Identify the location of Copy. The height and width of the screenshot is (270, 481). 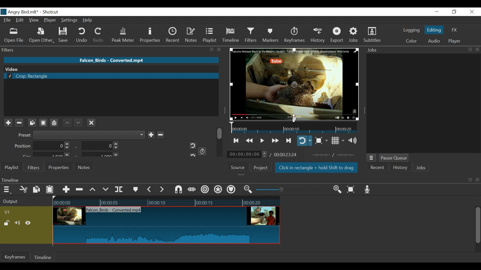
(32, 123).